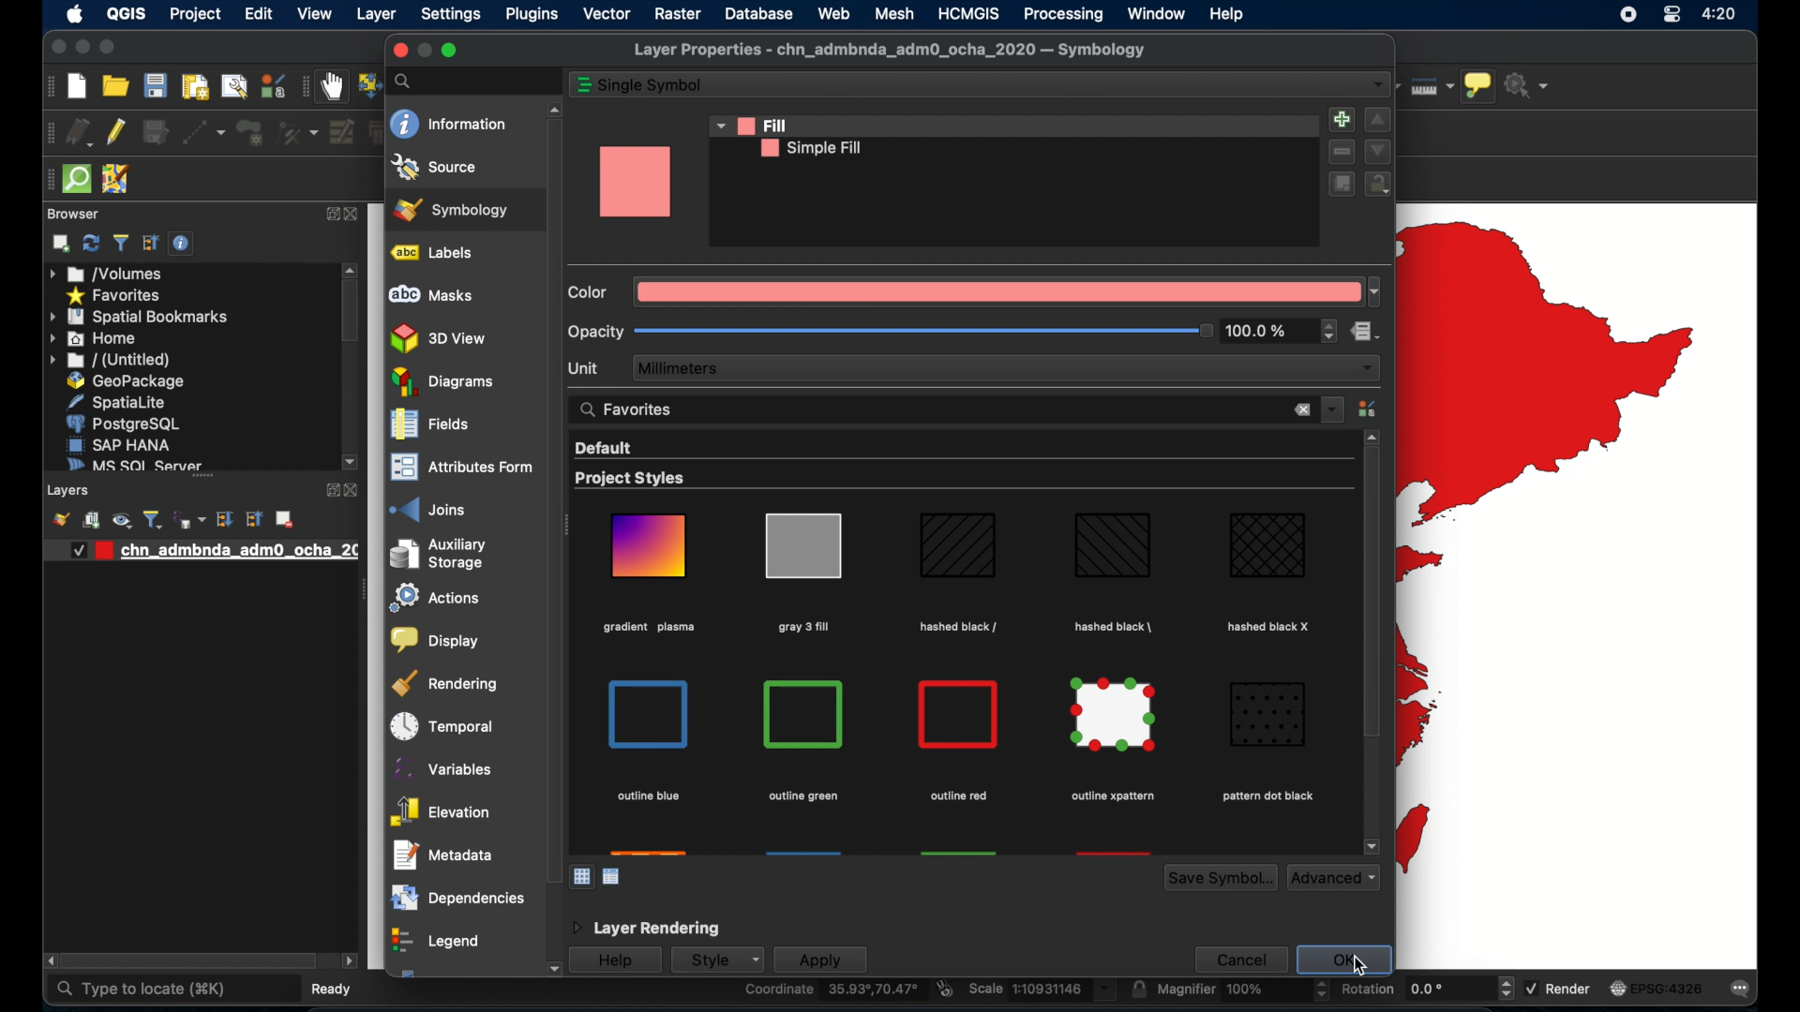 The image size is (1800, 1012). Describe the element at coordinates (443, 855) in the screenshot. I see `metadata` at that location.